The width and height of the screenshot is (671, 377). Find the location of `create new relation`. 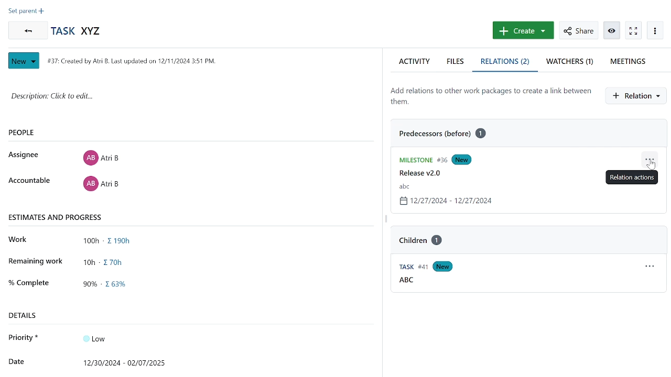

create new relation is located at coordinates (638, 96).